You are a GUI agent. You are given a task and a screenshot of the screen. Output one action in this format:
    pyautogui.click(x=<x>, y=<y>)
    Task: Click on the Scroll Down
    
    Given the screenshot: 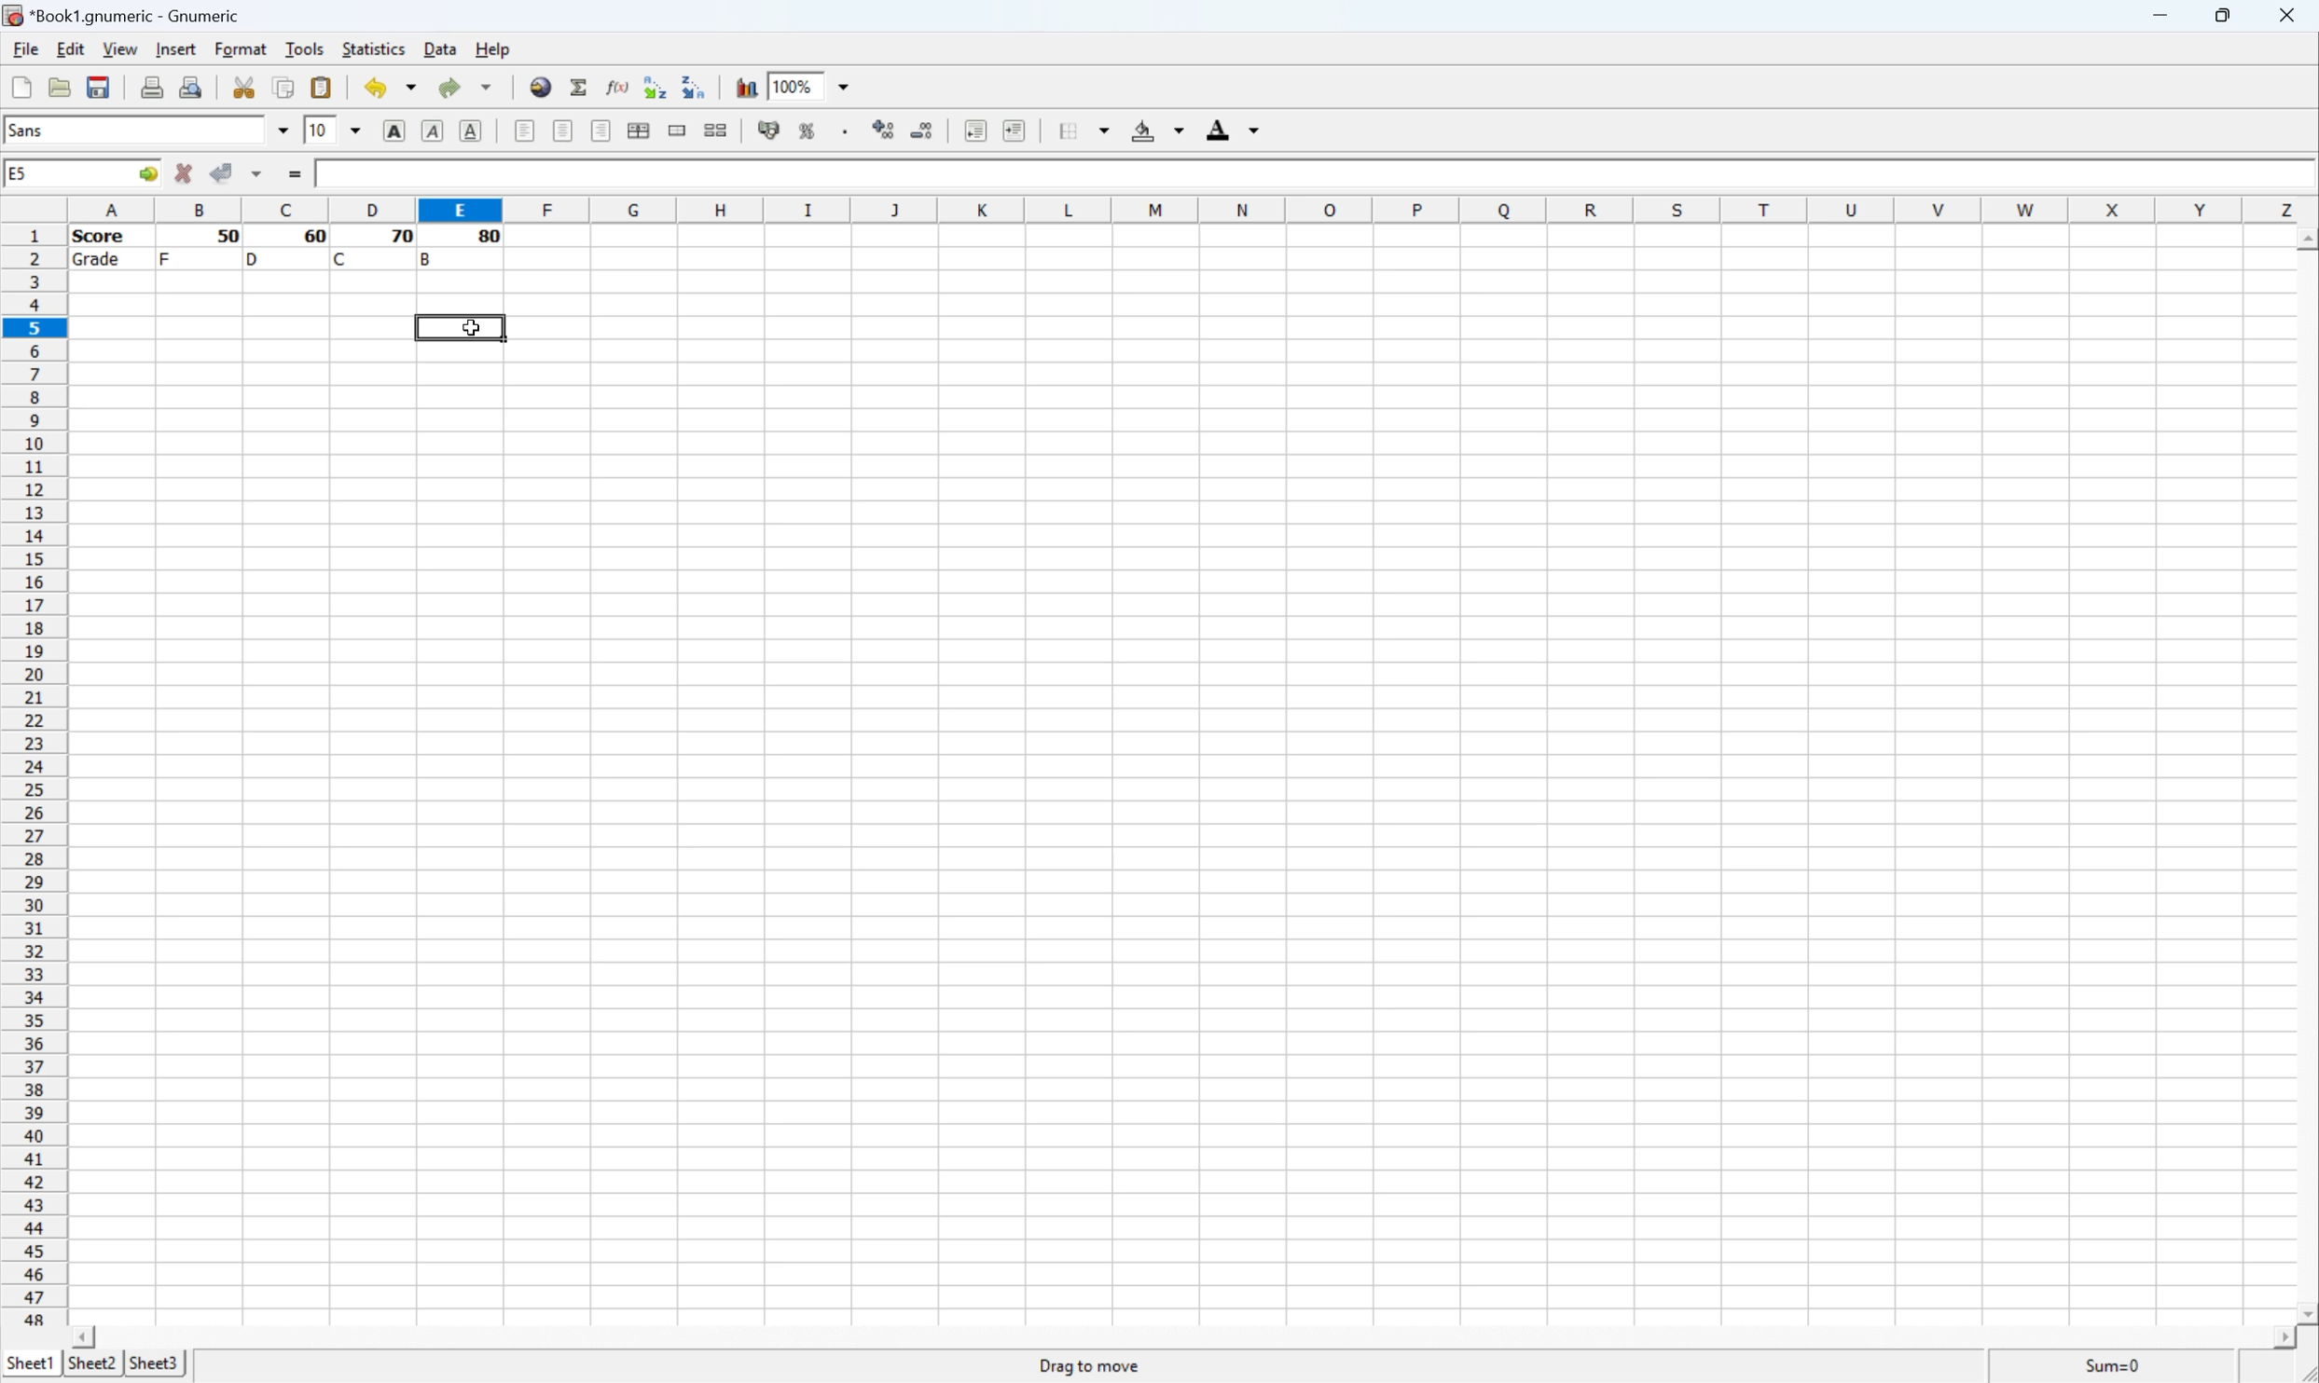 What is the action you would take?
    pyautogui.click(x=2304, y=1310)
    